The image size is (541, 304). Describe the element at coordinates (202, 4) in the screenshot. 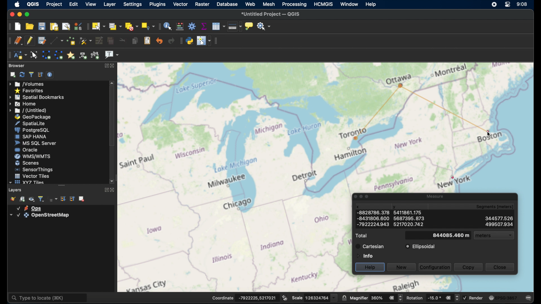

I see `raster` at that location.